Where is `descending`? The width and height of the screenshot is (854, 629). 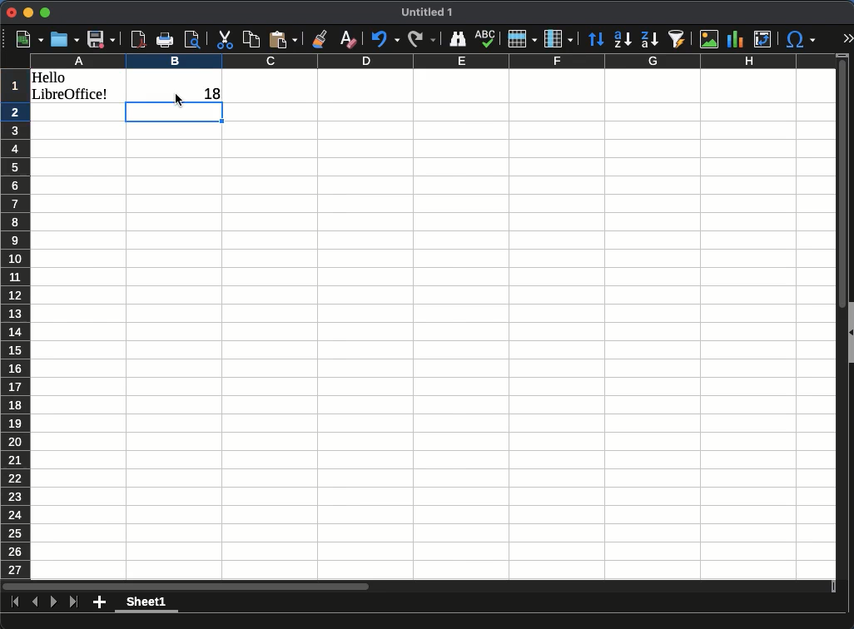
descending is located at coordinates (649, 39).